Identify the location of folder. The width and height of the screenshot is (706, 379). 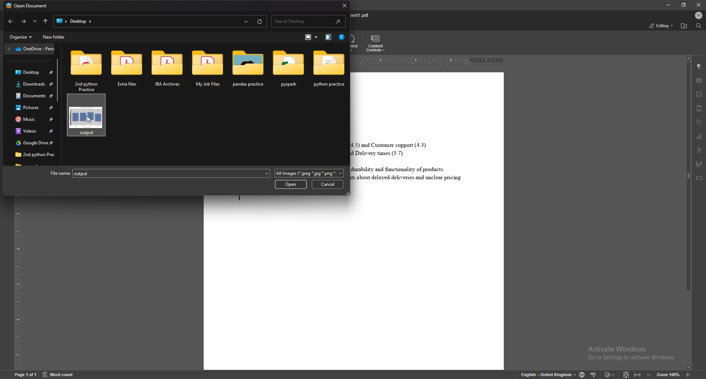
(28, 154).